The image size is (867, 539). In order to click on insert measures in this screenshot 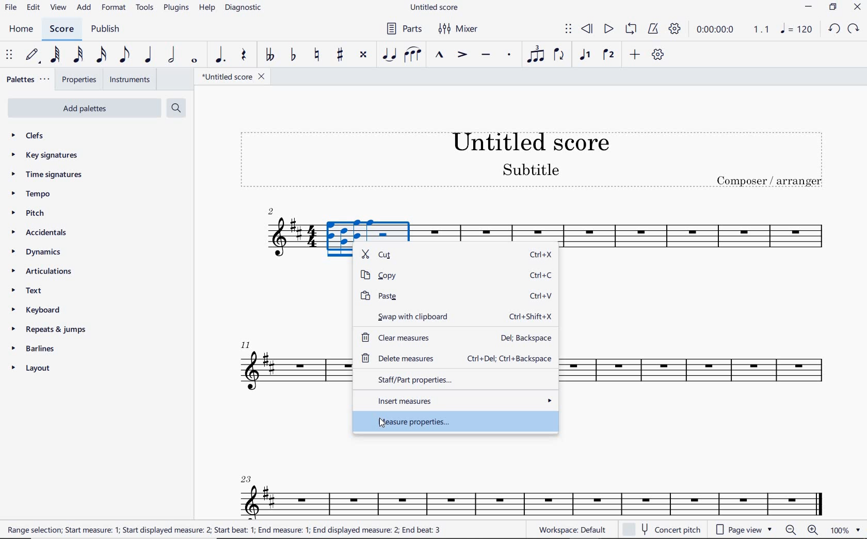, I will do `click(457, 400)`.